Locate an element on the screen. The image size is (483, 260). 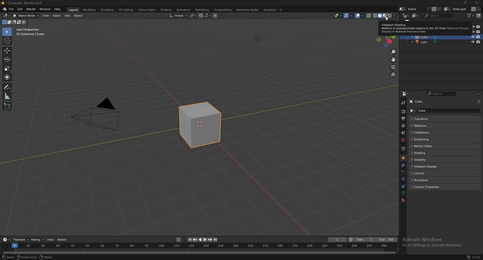
browse scene is located at coordinates (403, 9).